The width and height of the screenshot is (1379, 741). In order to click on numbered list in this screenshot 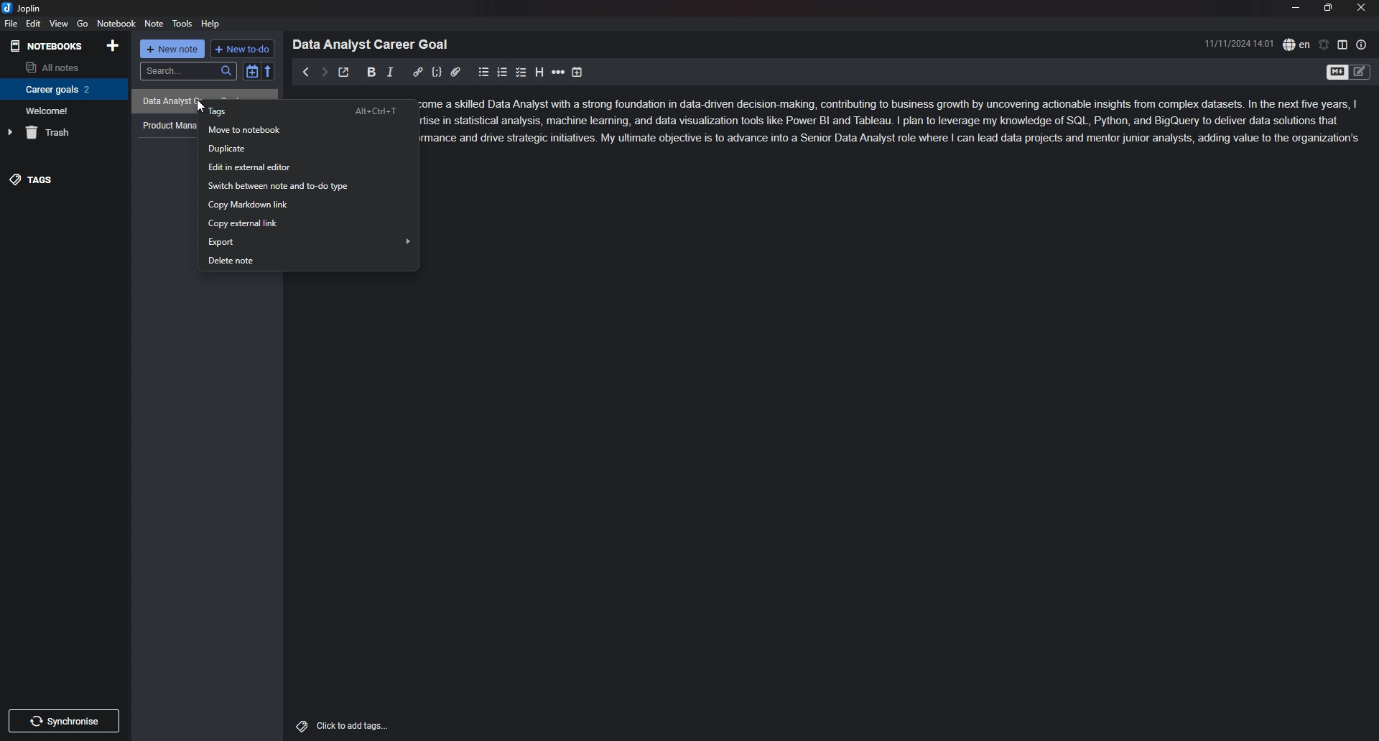, I will do `click(503, 73)`.